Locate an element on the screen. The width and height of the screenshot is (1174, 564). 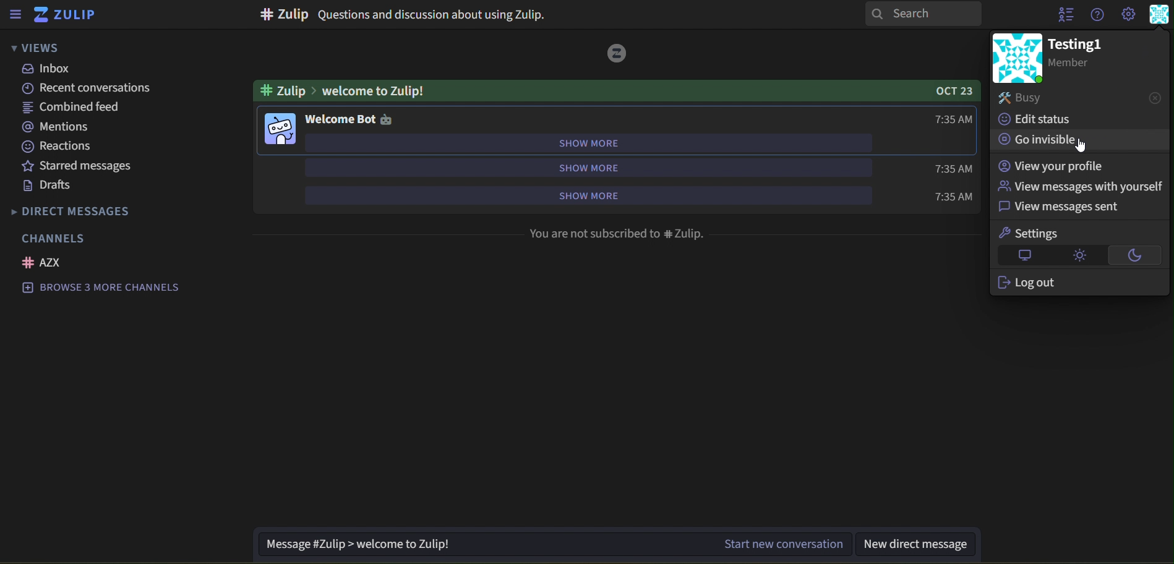
Testing1 is located at coordinates (1077, 53).